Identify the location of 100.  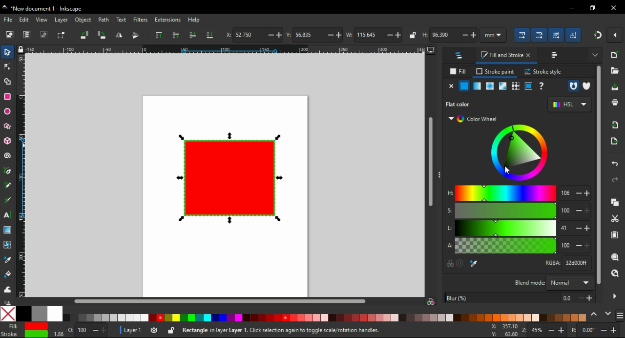
(567, 246).